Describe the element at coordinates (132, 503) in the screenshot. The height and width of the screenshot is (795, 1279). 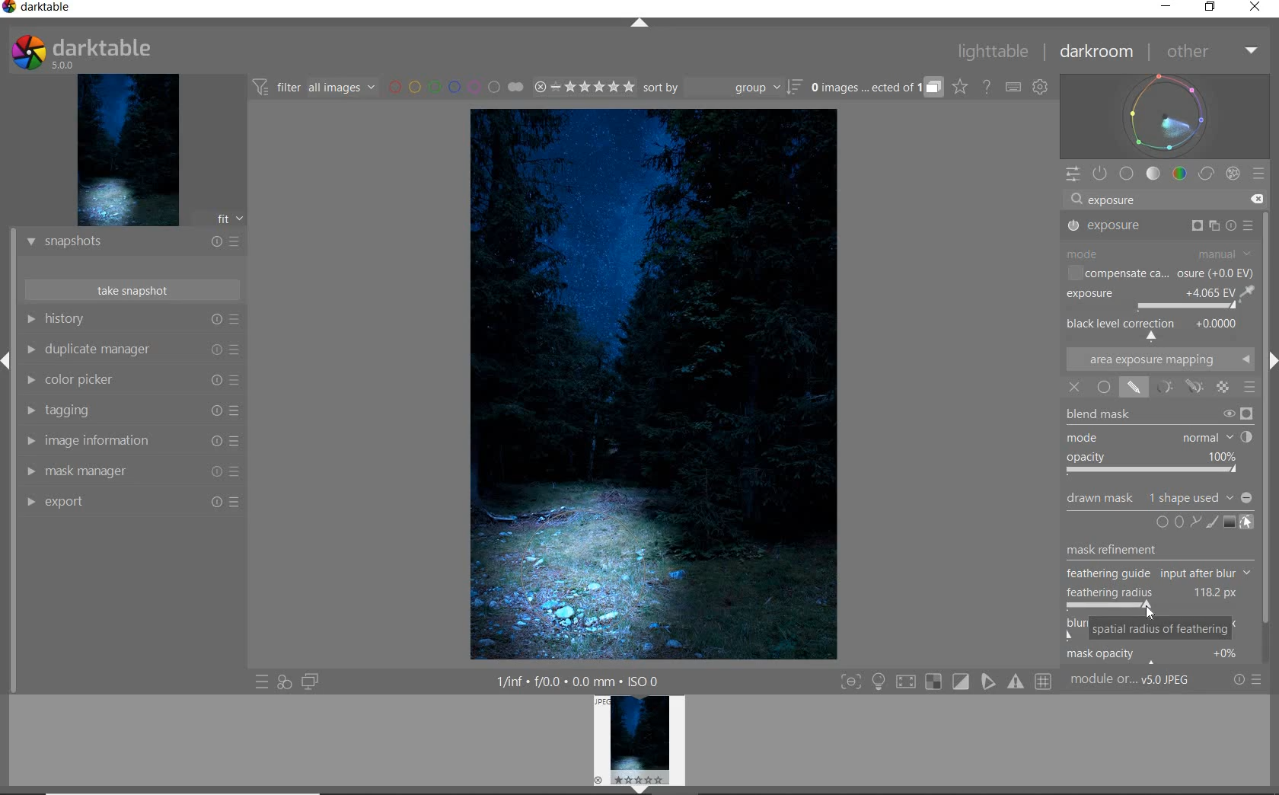
I see `EXPORT` at that location.